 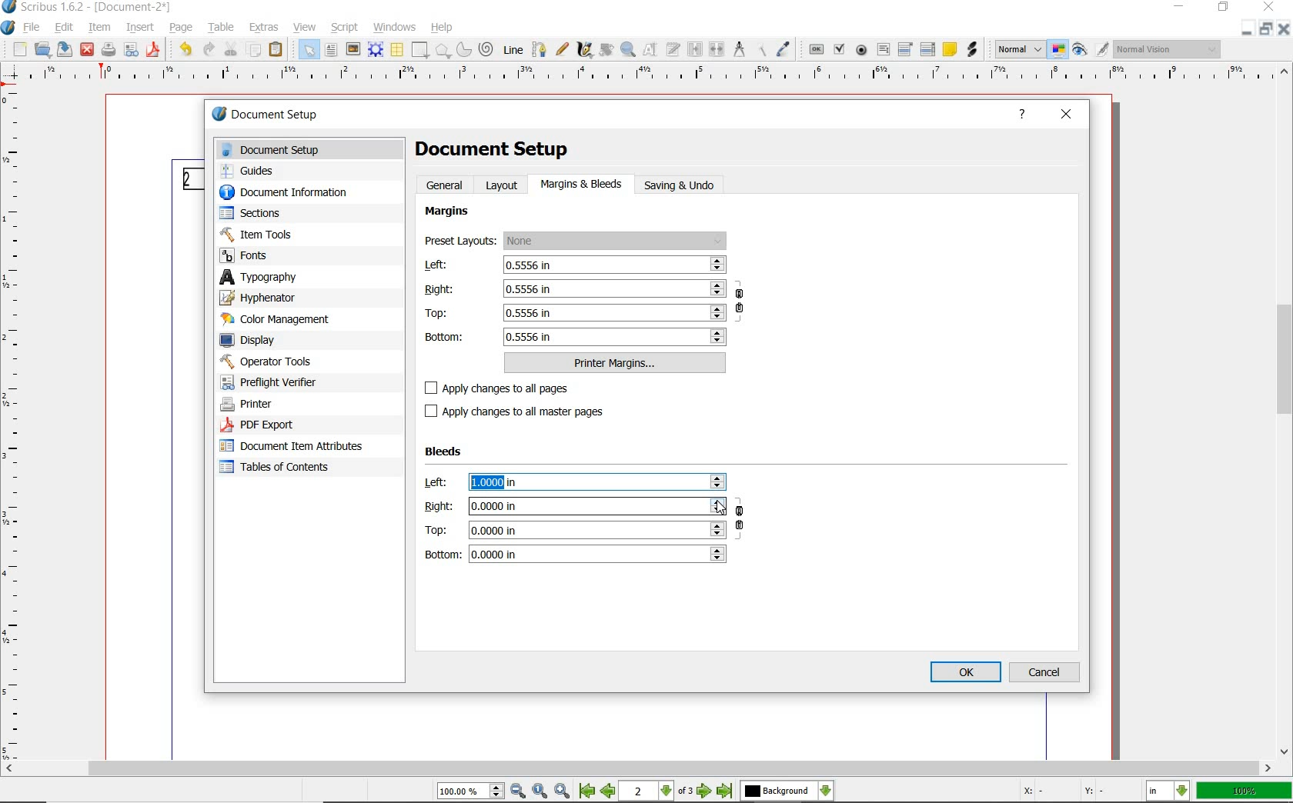 I want to click on saving & undo, so click(x=688, y=186).